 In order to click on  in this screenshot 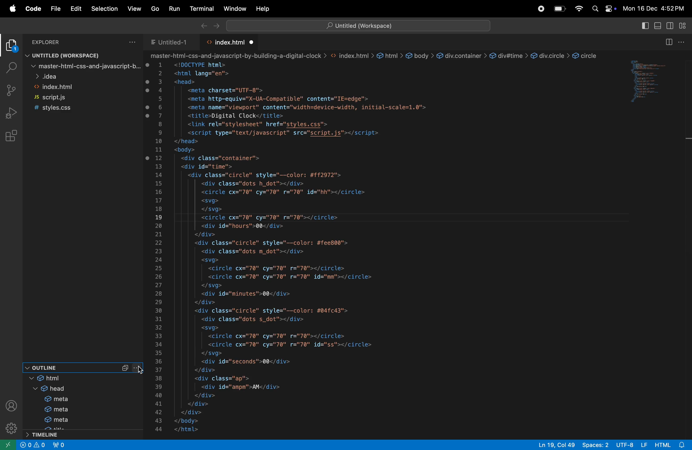, I will do `click(34, 444)`.